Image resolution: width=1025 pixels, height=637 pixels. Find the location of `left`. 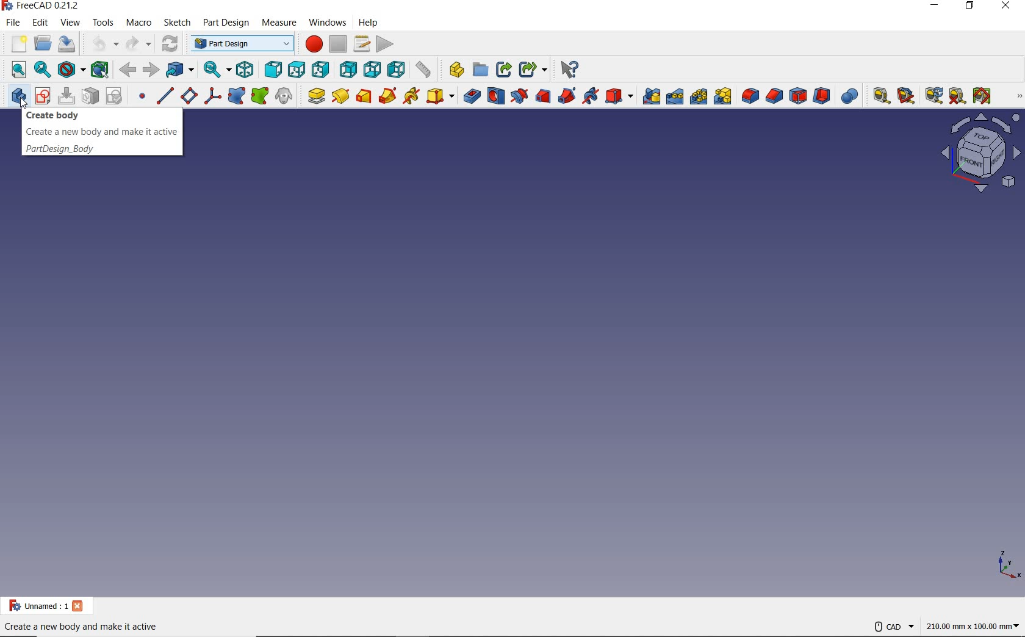

left is located at coordinates (396, 68).